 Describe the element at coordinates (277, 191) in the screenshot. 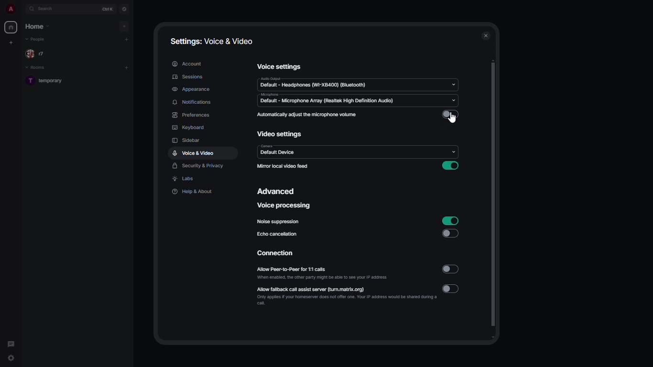

I see `advanced` at that location.